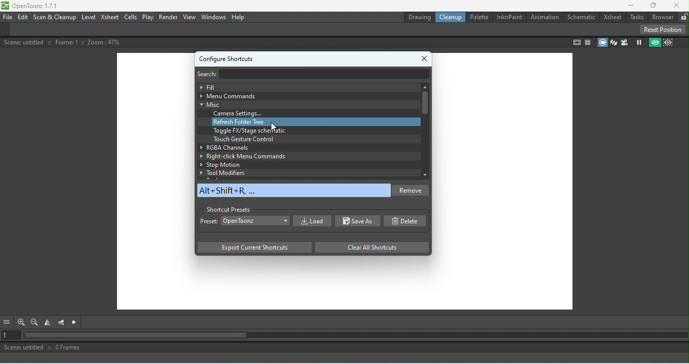  I want to click on Press shortcut, so click(294, 190).